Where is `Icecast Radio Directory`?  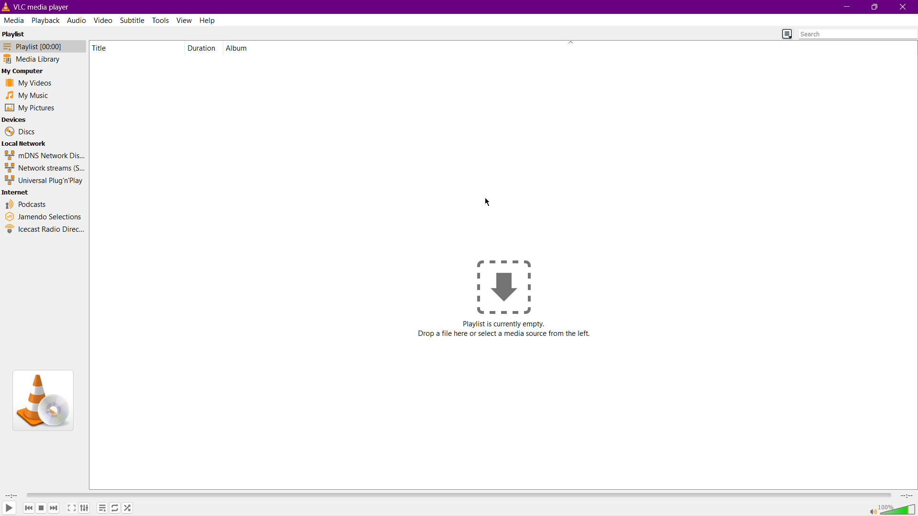 Icecast Radio Directory is located at coordinates (45, 229).